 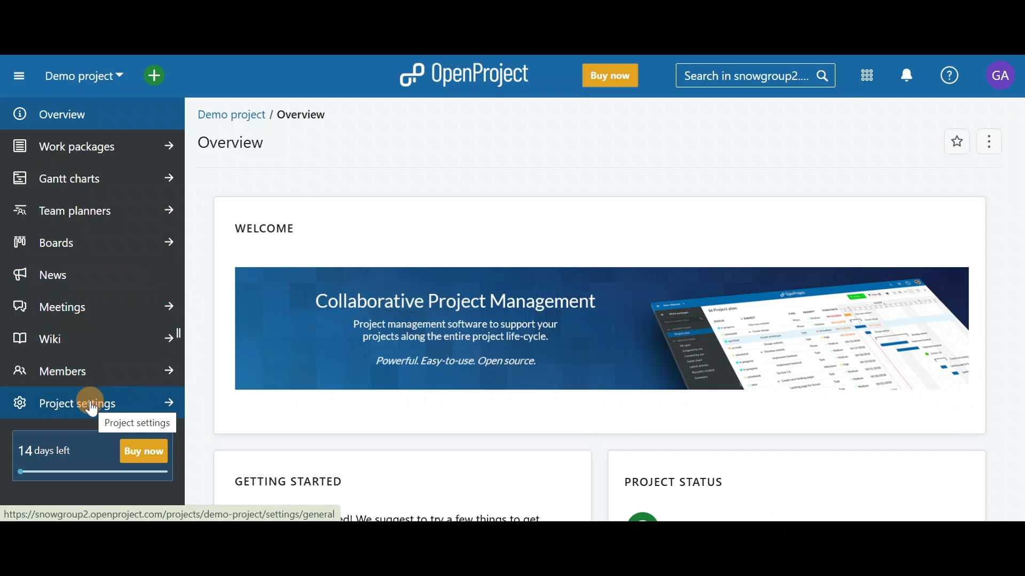 What do you see at coordinates (612, 77) in the screenshot?
I see `Buy now` at bounding box center [612, 77].